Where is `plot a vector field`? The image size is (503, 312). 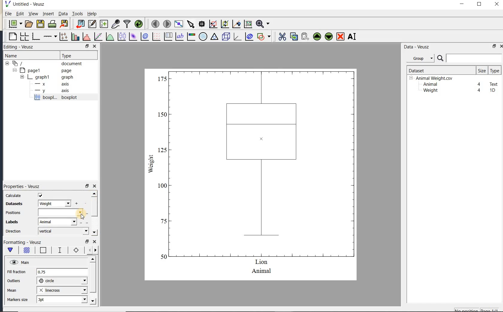
plot a vector field is located at coordinates (155, 37).